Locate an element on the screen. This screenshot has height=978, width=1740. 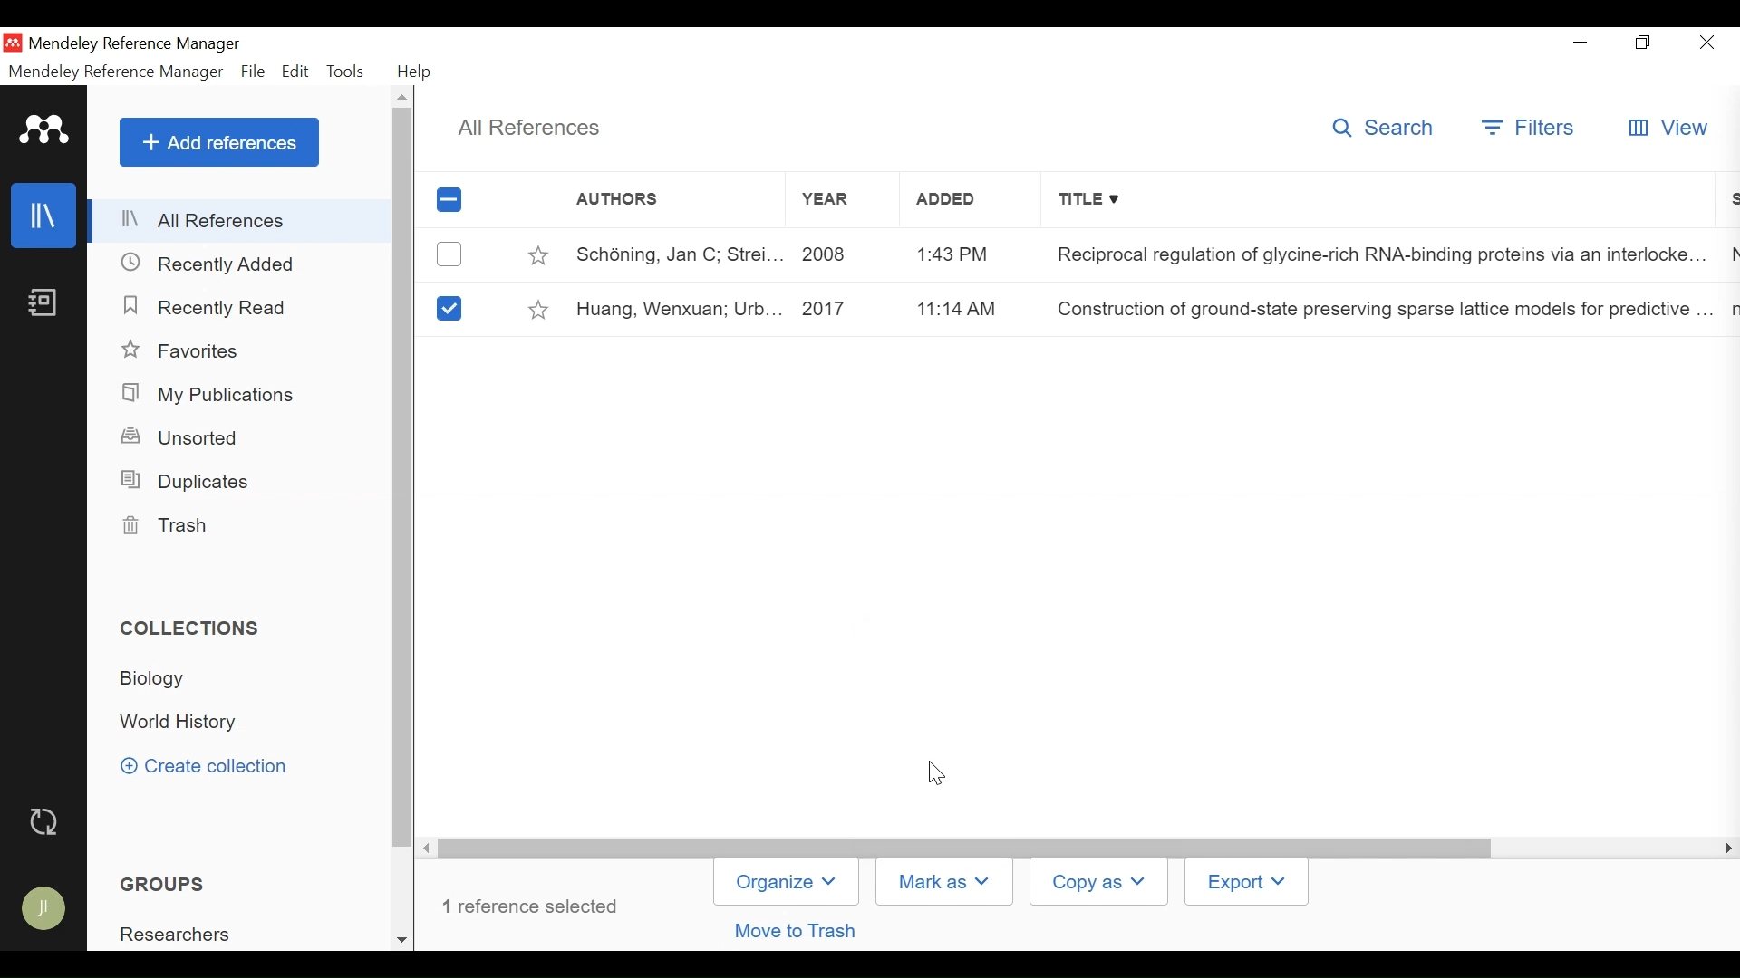
Notebook is located at coordinates (45, 305).